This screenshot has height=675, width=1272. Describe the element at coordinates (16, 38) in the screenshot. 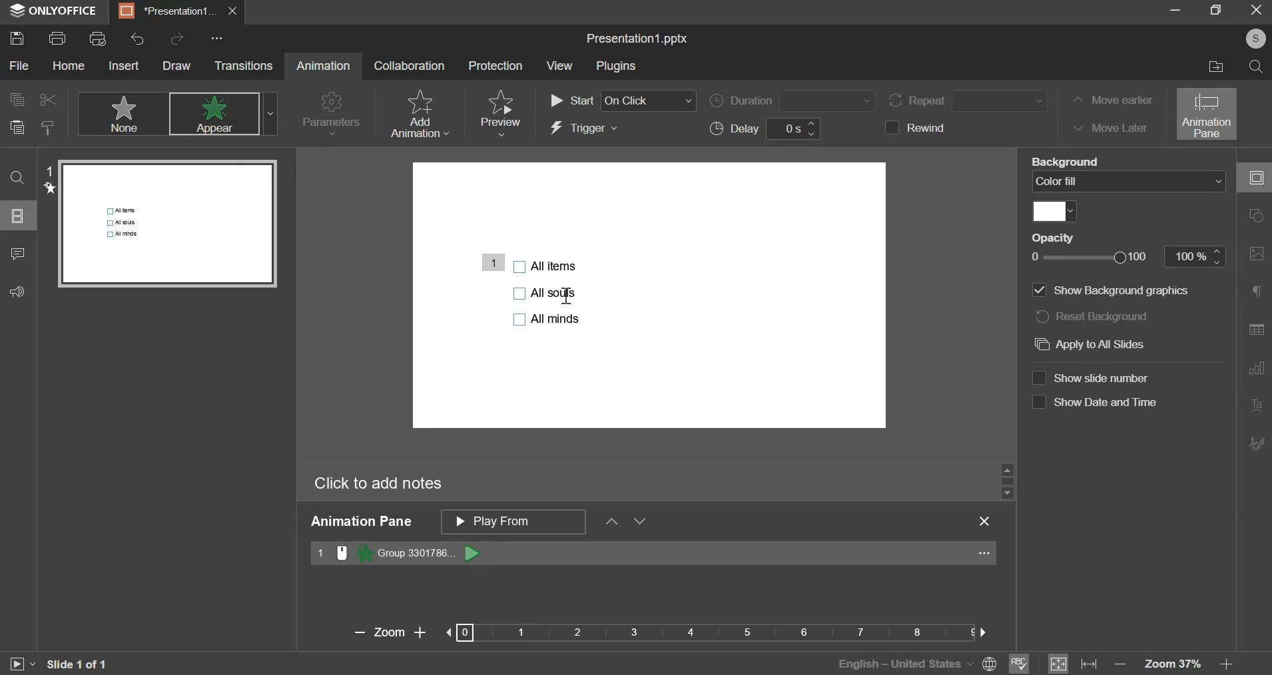

I see `save` at that location.